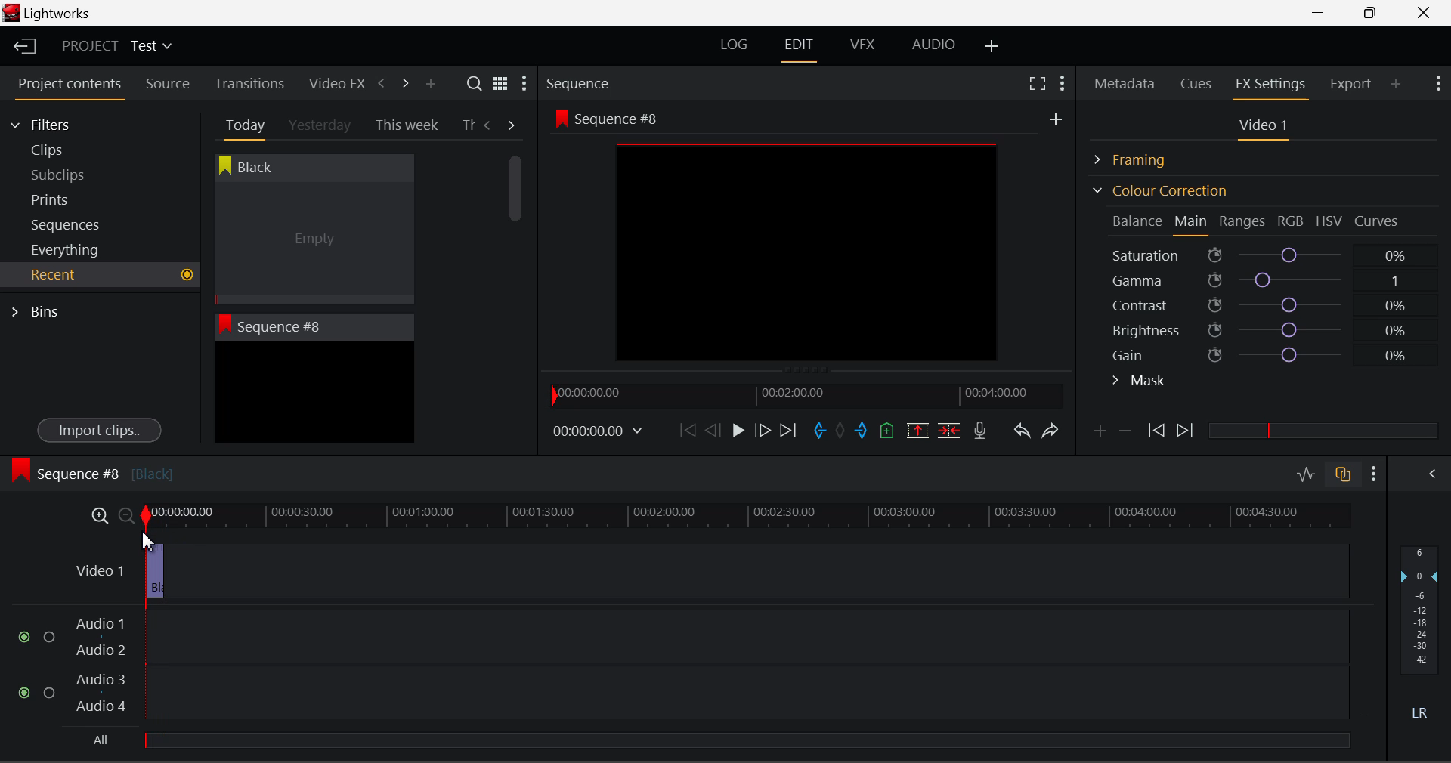 This screenshot has width=1451, height=763. What do you see at coordinates (1139, 221) in the screenshot?
I see `Balance Section` at bounding box center [1139, 221].